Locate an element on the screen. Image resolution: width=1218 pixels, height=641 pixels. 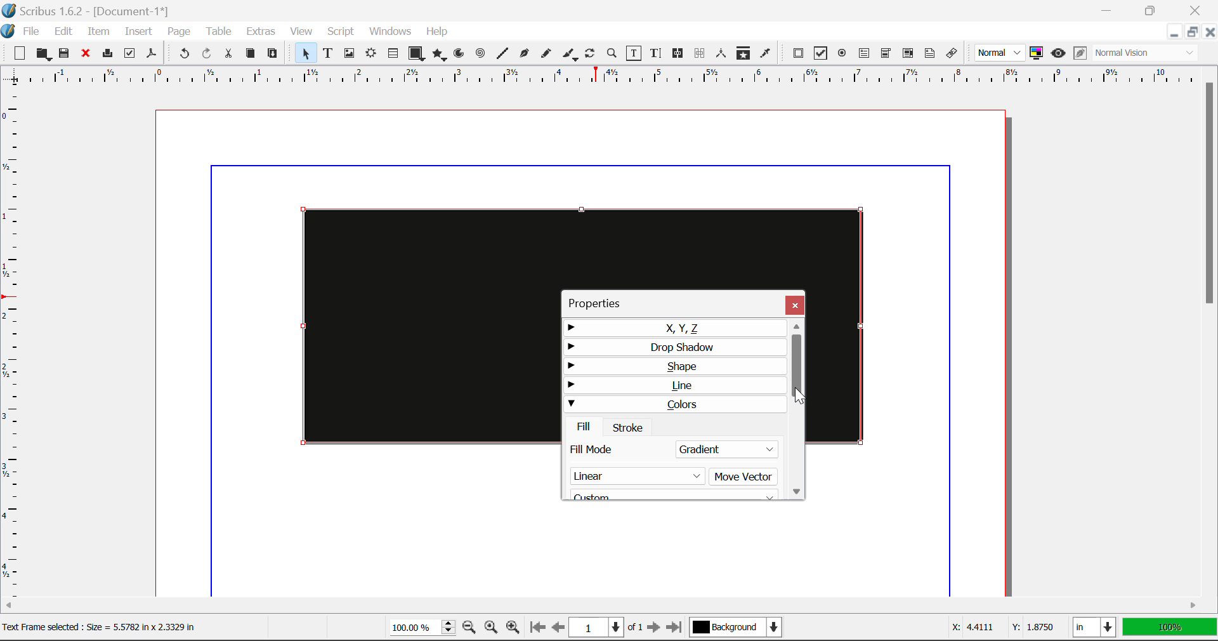
PDF Radio Button is located at coordinates (842, 55).